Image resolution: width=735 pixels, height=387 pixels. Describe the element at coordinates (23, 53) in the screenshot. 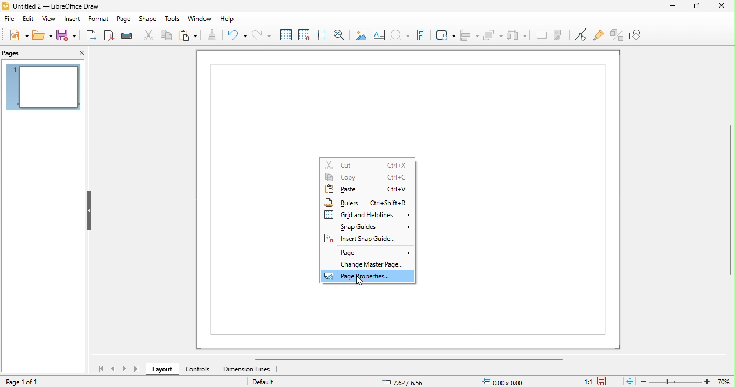

I see `pages` at that location.